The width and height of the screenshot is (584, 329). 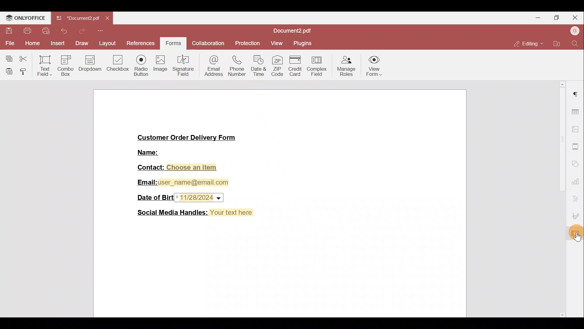 I want to click on Account name, so click(x=574, y=30).